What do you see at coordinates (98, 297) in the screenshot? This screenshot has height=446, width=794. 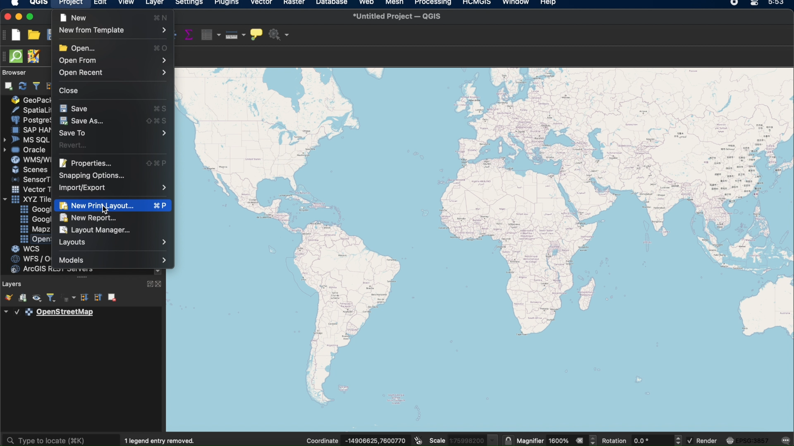 I see `collapse all` at bounding box center [98, 297].